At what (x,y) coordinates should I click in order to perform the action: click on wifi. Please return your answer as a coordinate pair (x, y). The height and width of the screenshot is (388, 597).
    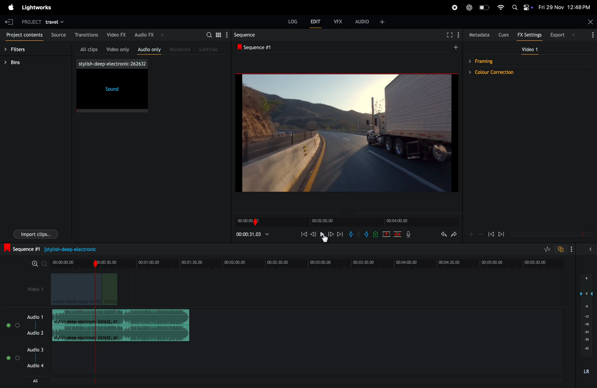
    Looking at the image, I should click on (501, 7).